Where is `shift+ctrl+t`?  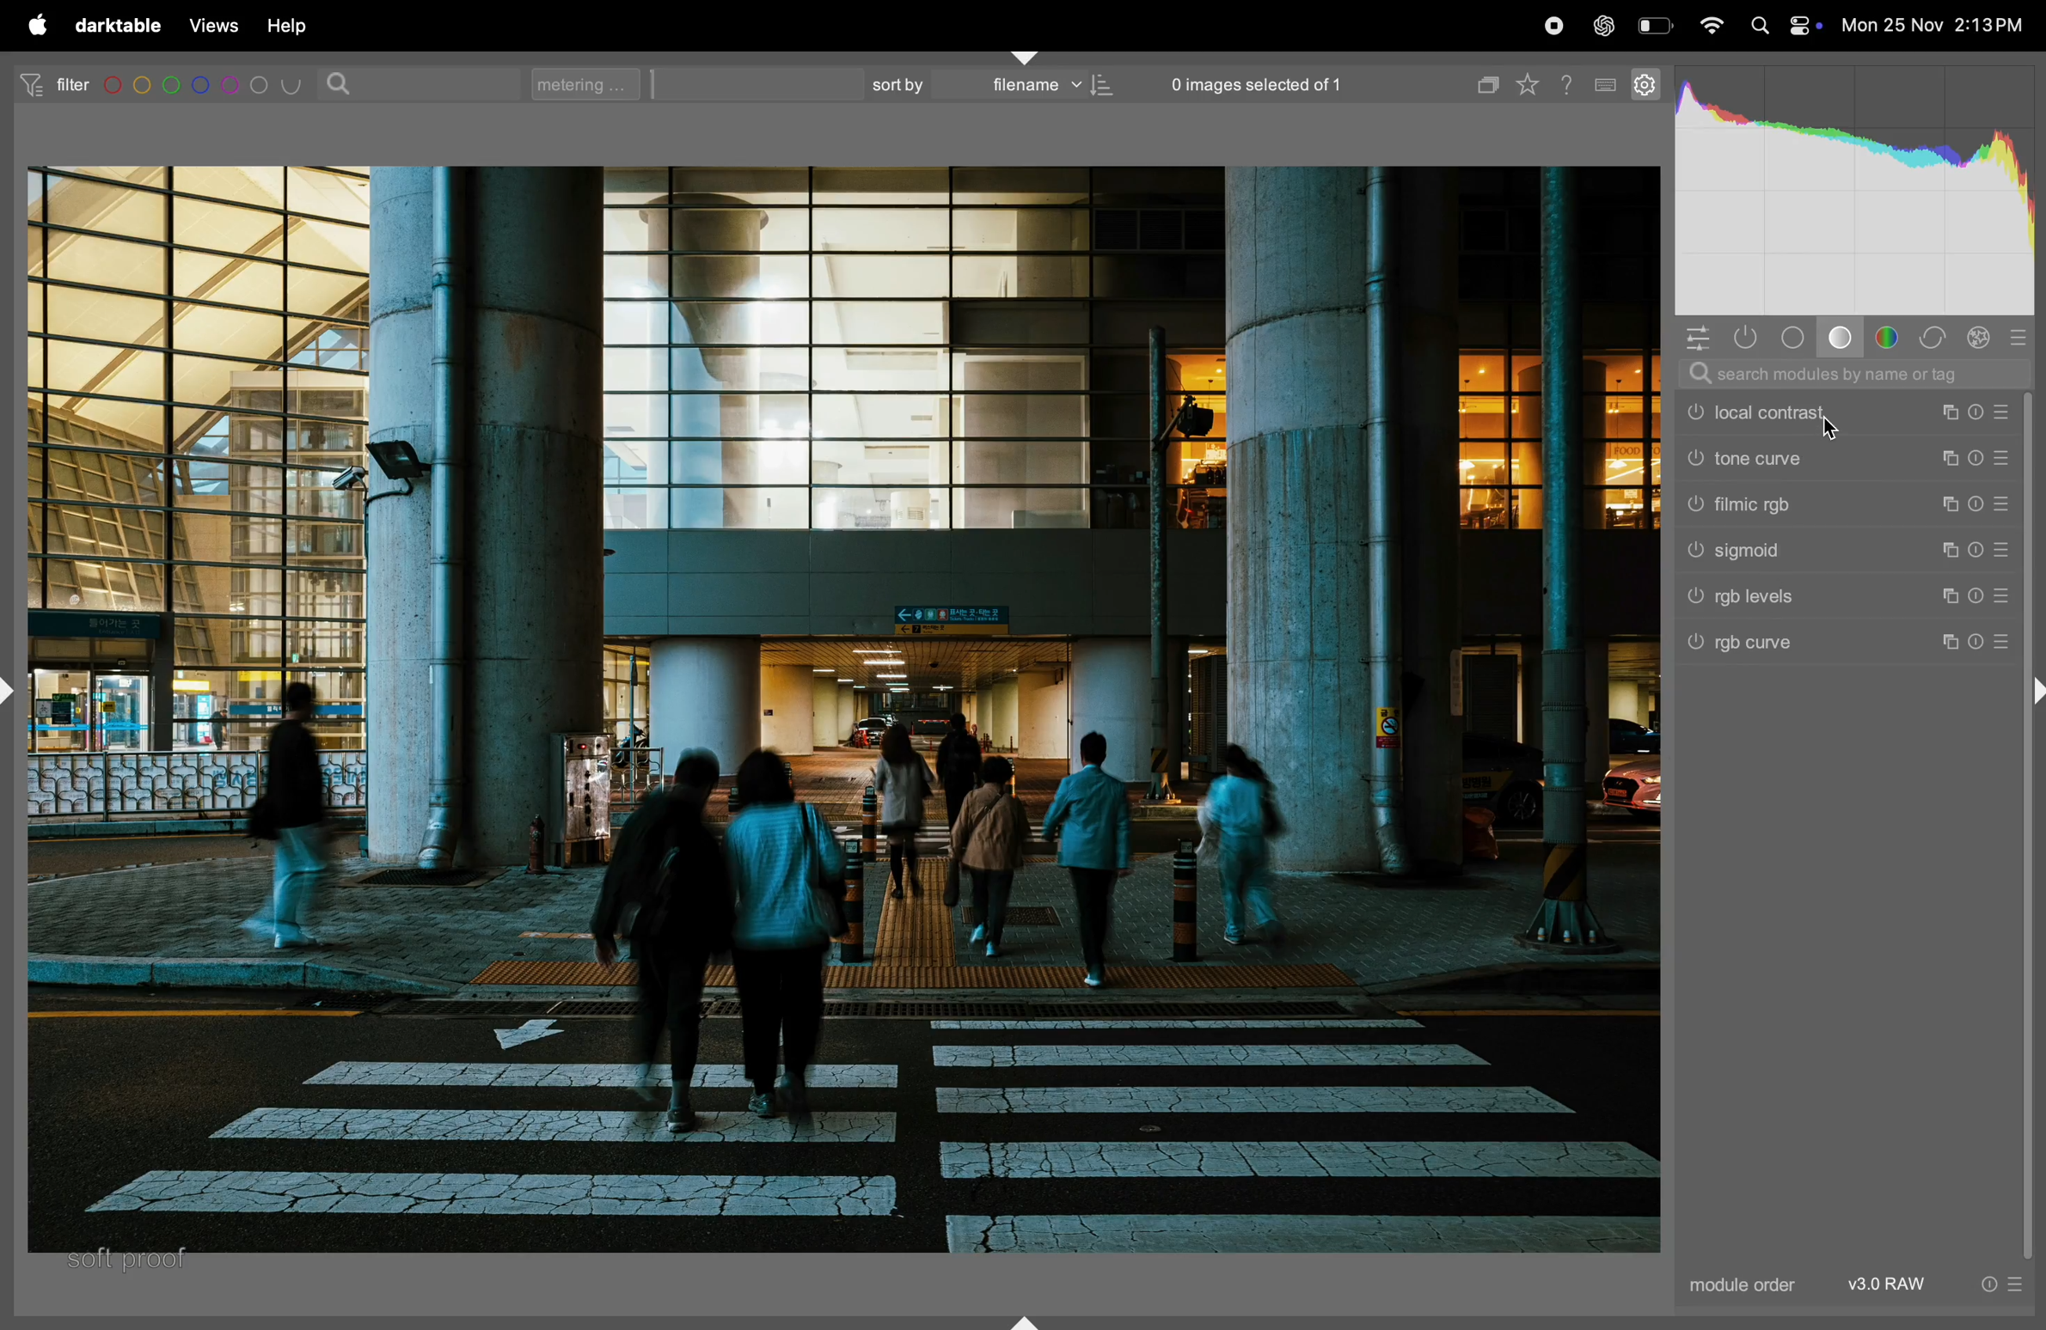 shift+ctrl+t is located at coordinates (1026, 56).